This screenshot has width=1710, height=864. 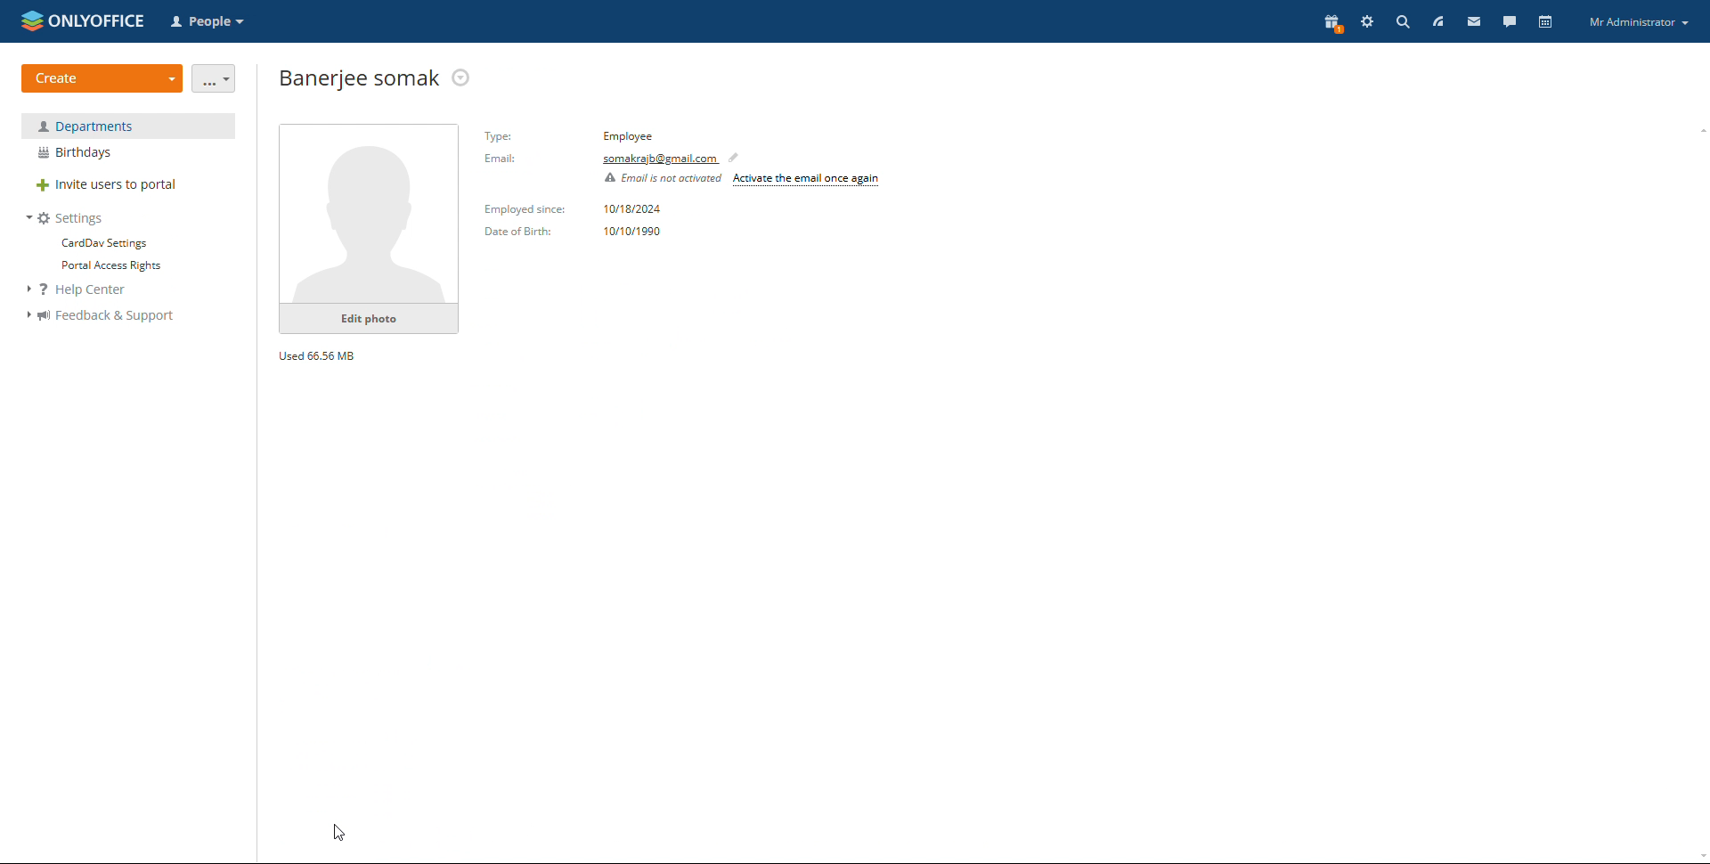 What do you see at coordinates (1437, 21) in the screenshot?
I see `feed` at bounding box center [1437, 21].